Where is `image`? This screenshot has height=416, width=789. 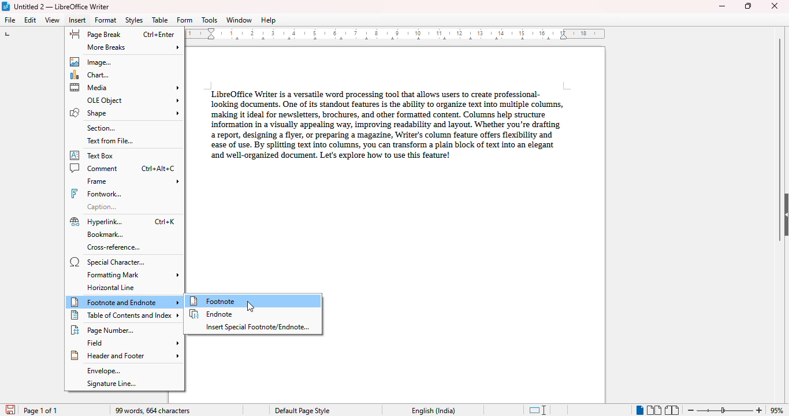
image is located at coordinates (90, 62).